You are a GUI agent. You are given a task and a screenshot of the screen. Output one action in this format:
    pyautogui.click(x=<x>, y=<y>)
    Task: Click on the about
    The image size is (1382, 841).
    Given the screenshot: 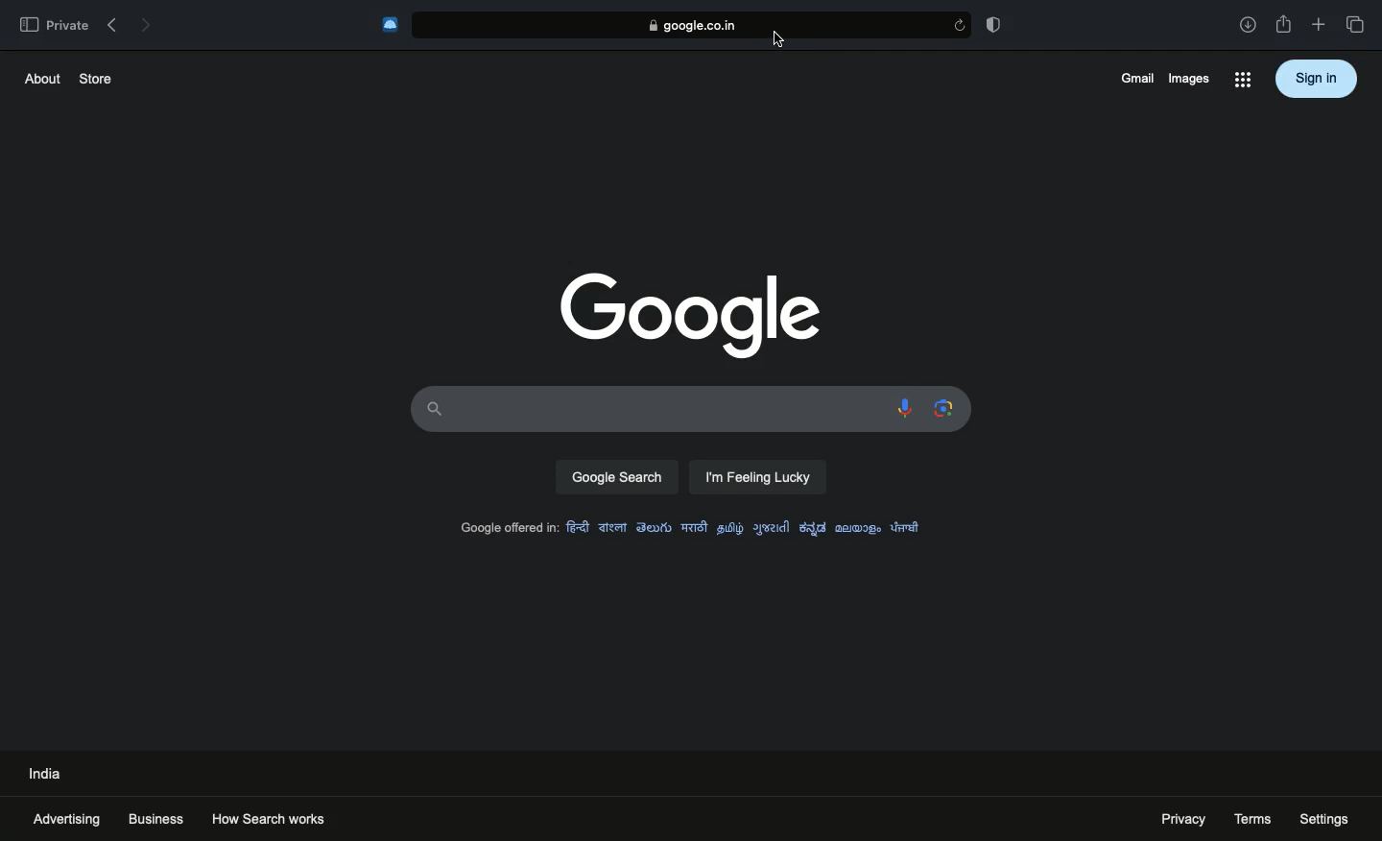 What is the action you would take?
    pyautogui.click(x=38, y=78)
    